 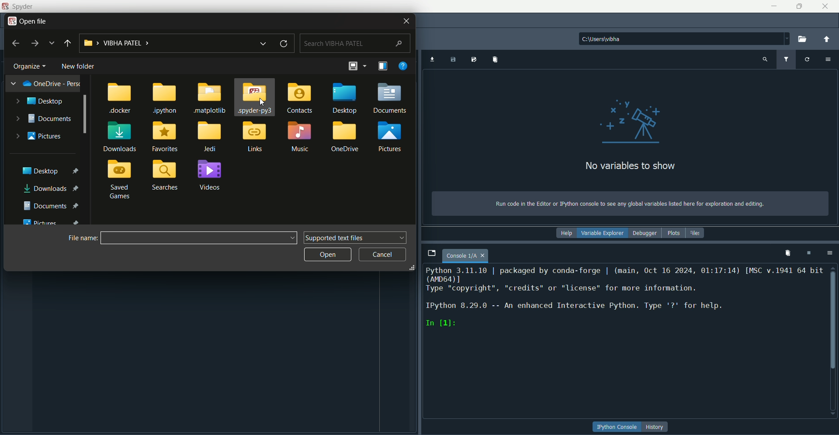 What do you see at coordinates (568, 234) in the screenshot?
I see `help` at bounding box center [568, 234].